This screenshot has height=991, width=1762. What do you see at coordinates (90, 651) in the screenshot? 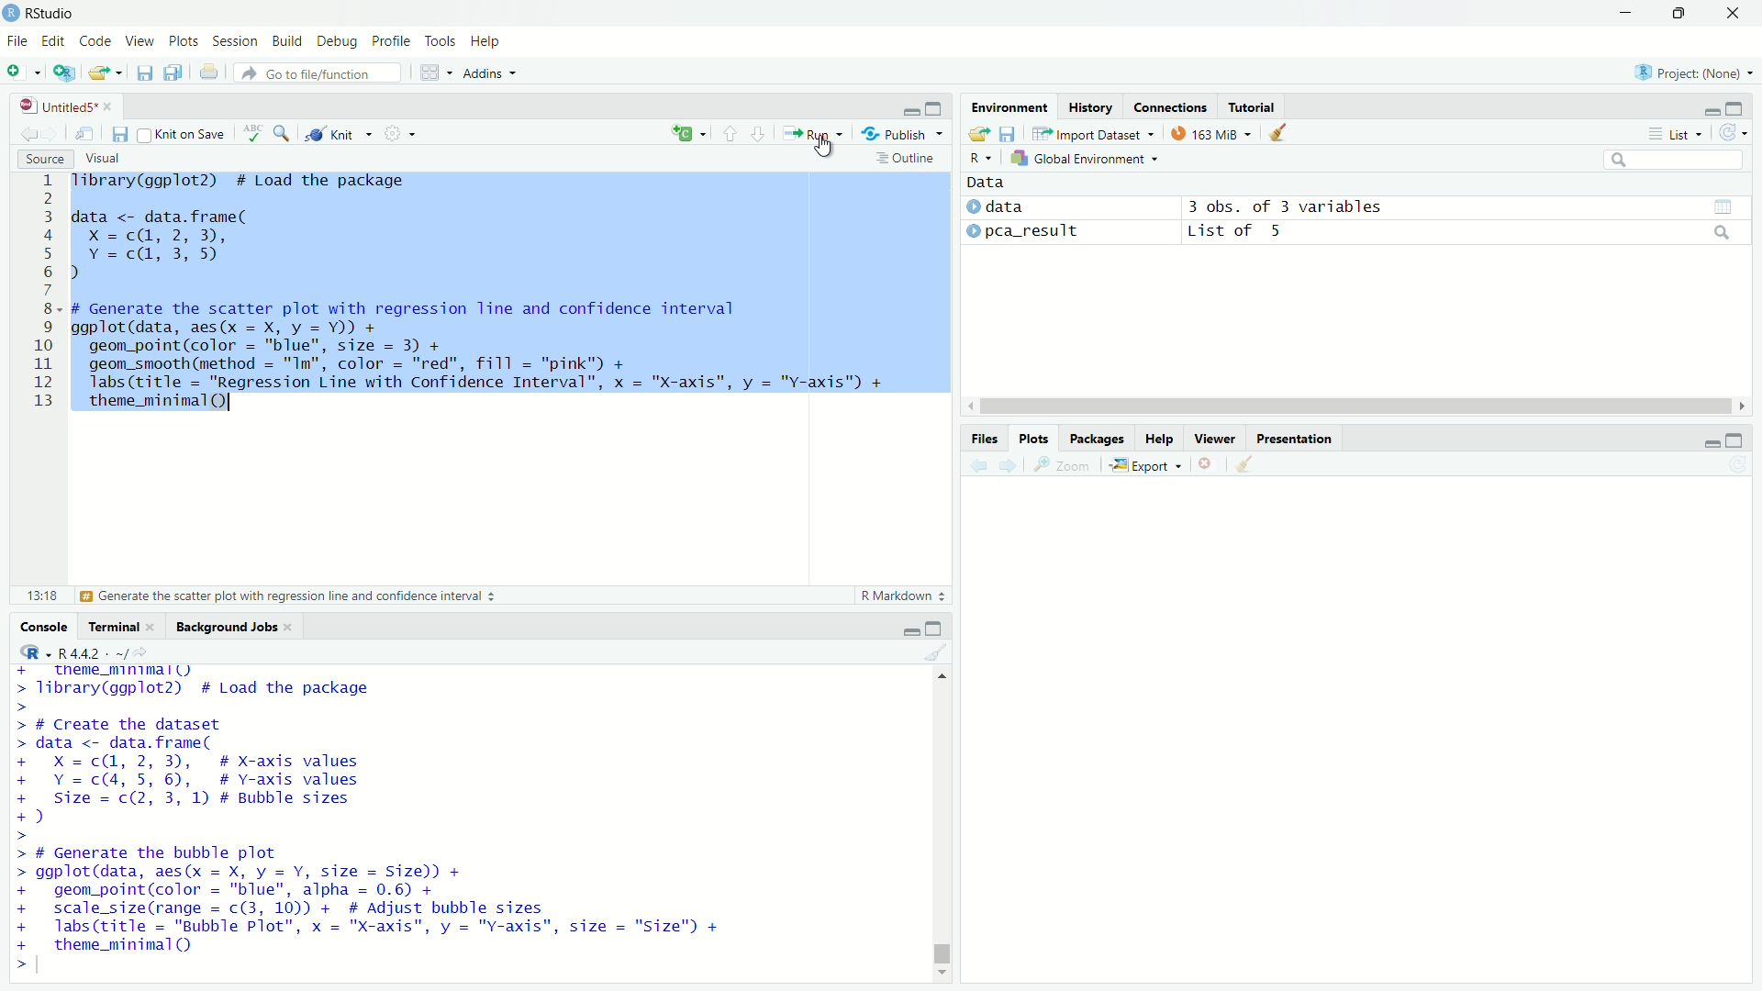
I see `R4.4.2. ~` at bounding box center [90, 651].